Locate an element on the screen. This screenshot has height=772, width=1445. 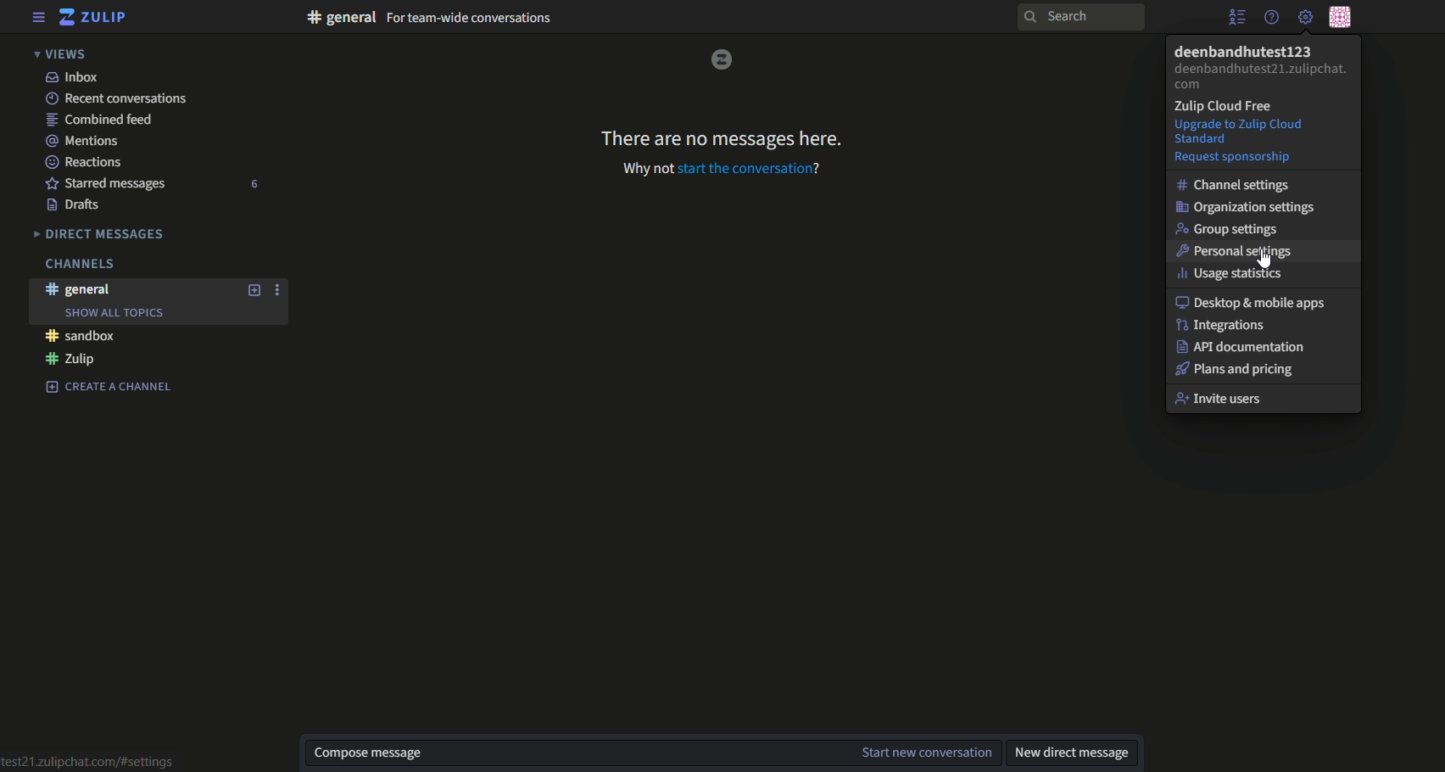
Plans and pricing is located at coordinates (1244, 370).